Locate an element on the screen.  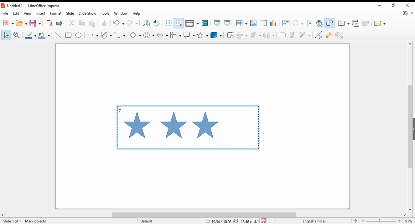
symbol shapes is located at coordinates (149, 35).